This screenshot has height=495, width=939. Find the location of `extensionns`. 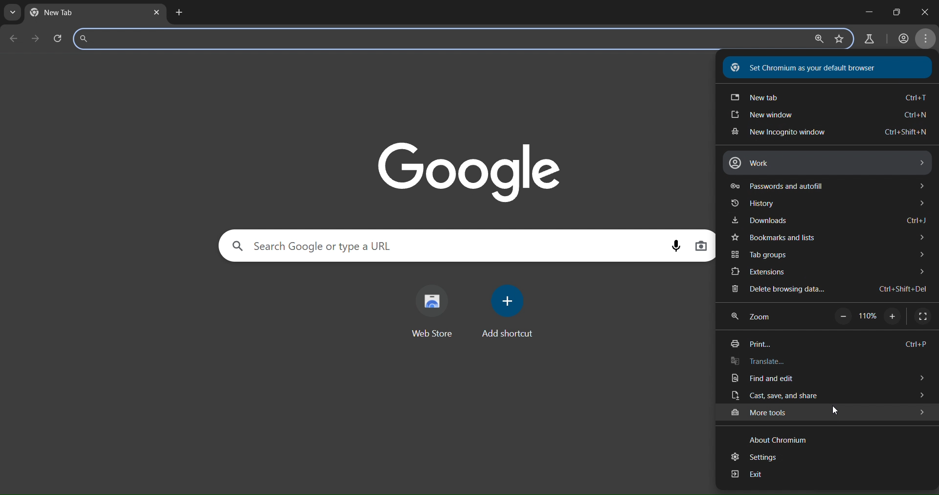

extensionns is located at coordinates (829, 272).